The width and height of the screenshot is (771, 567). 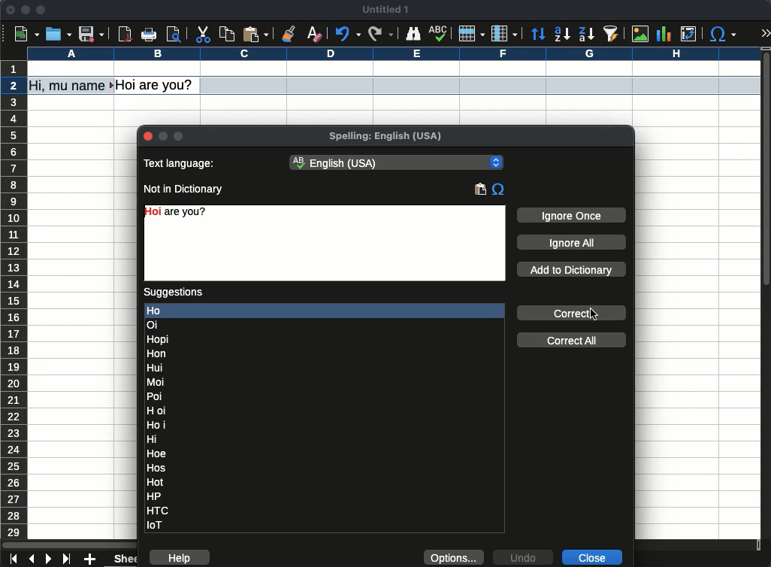 I want to click on Hoe, so click(x=158, y=453).